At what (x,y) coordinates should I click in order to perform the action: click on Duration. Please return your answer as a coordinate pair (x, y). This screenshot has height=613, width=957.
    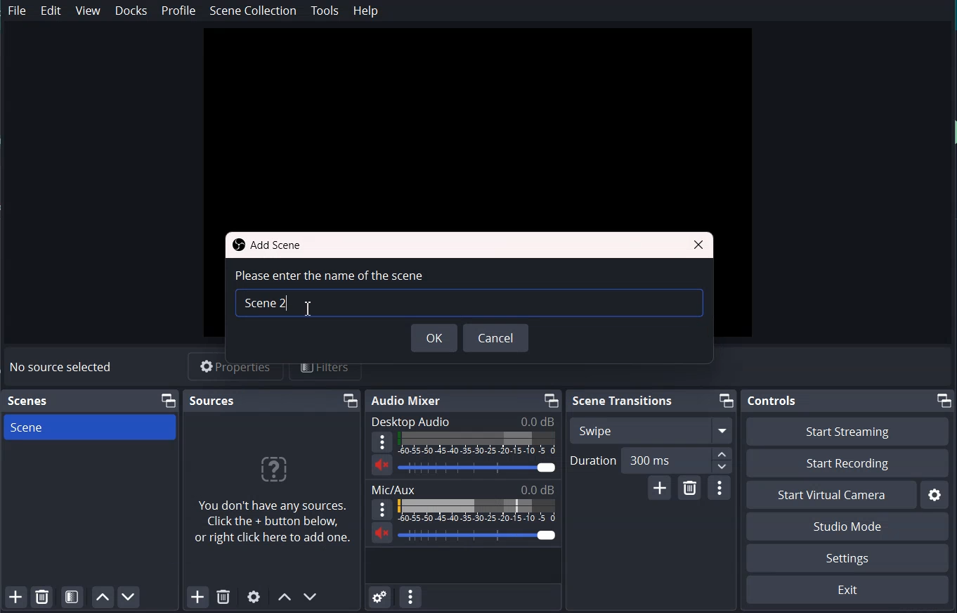
    Looking at the image, I should click on (651, 460).